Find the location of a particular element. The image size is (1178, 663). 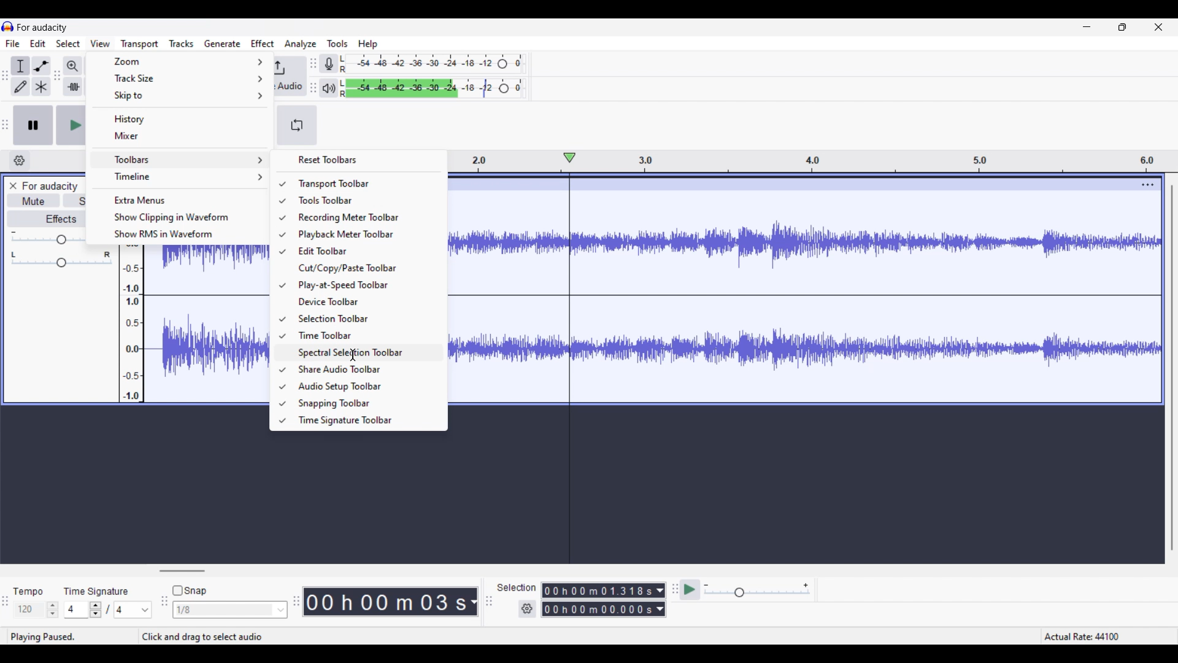

Selection duration measurement options is located at coordinates (660, 600).